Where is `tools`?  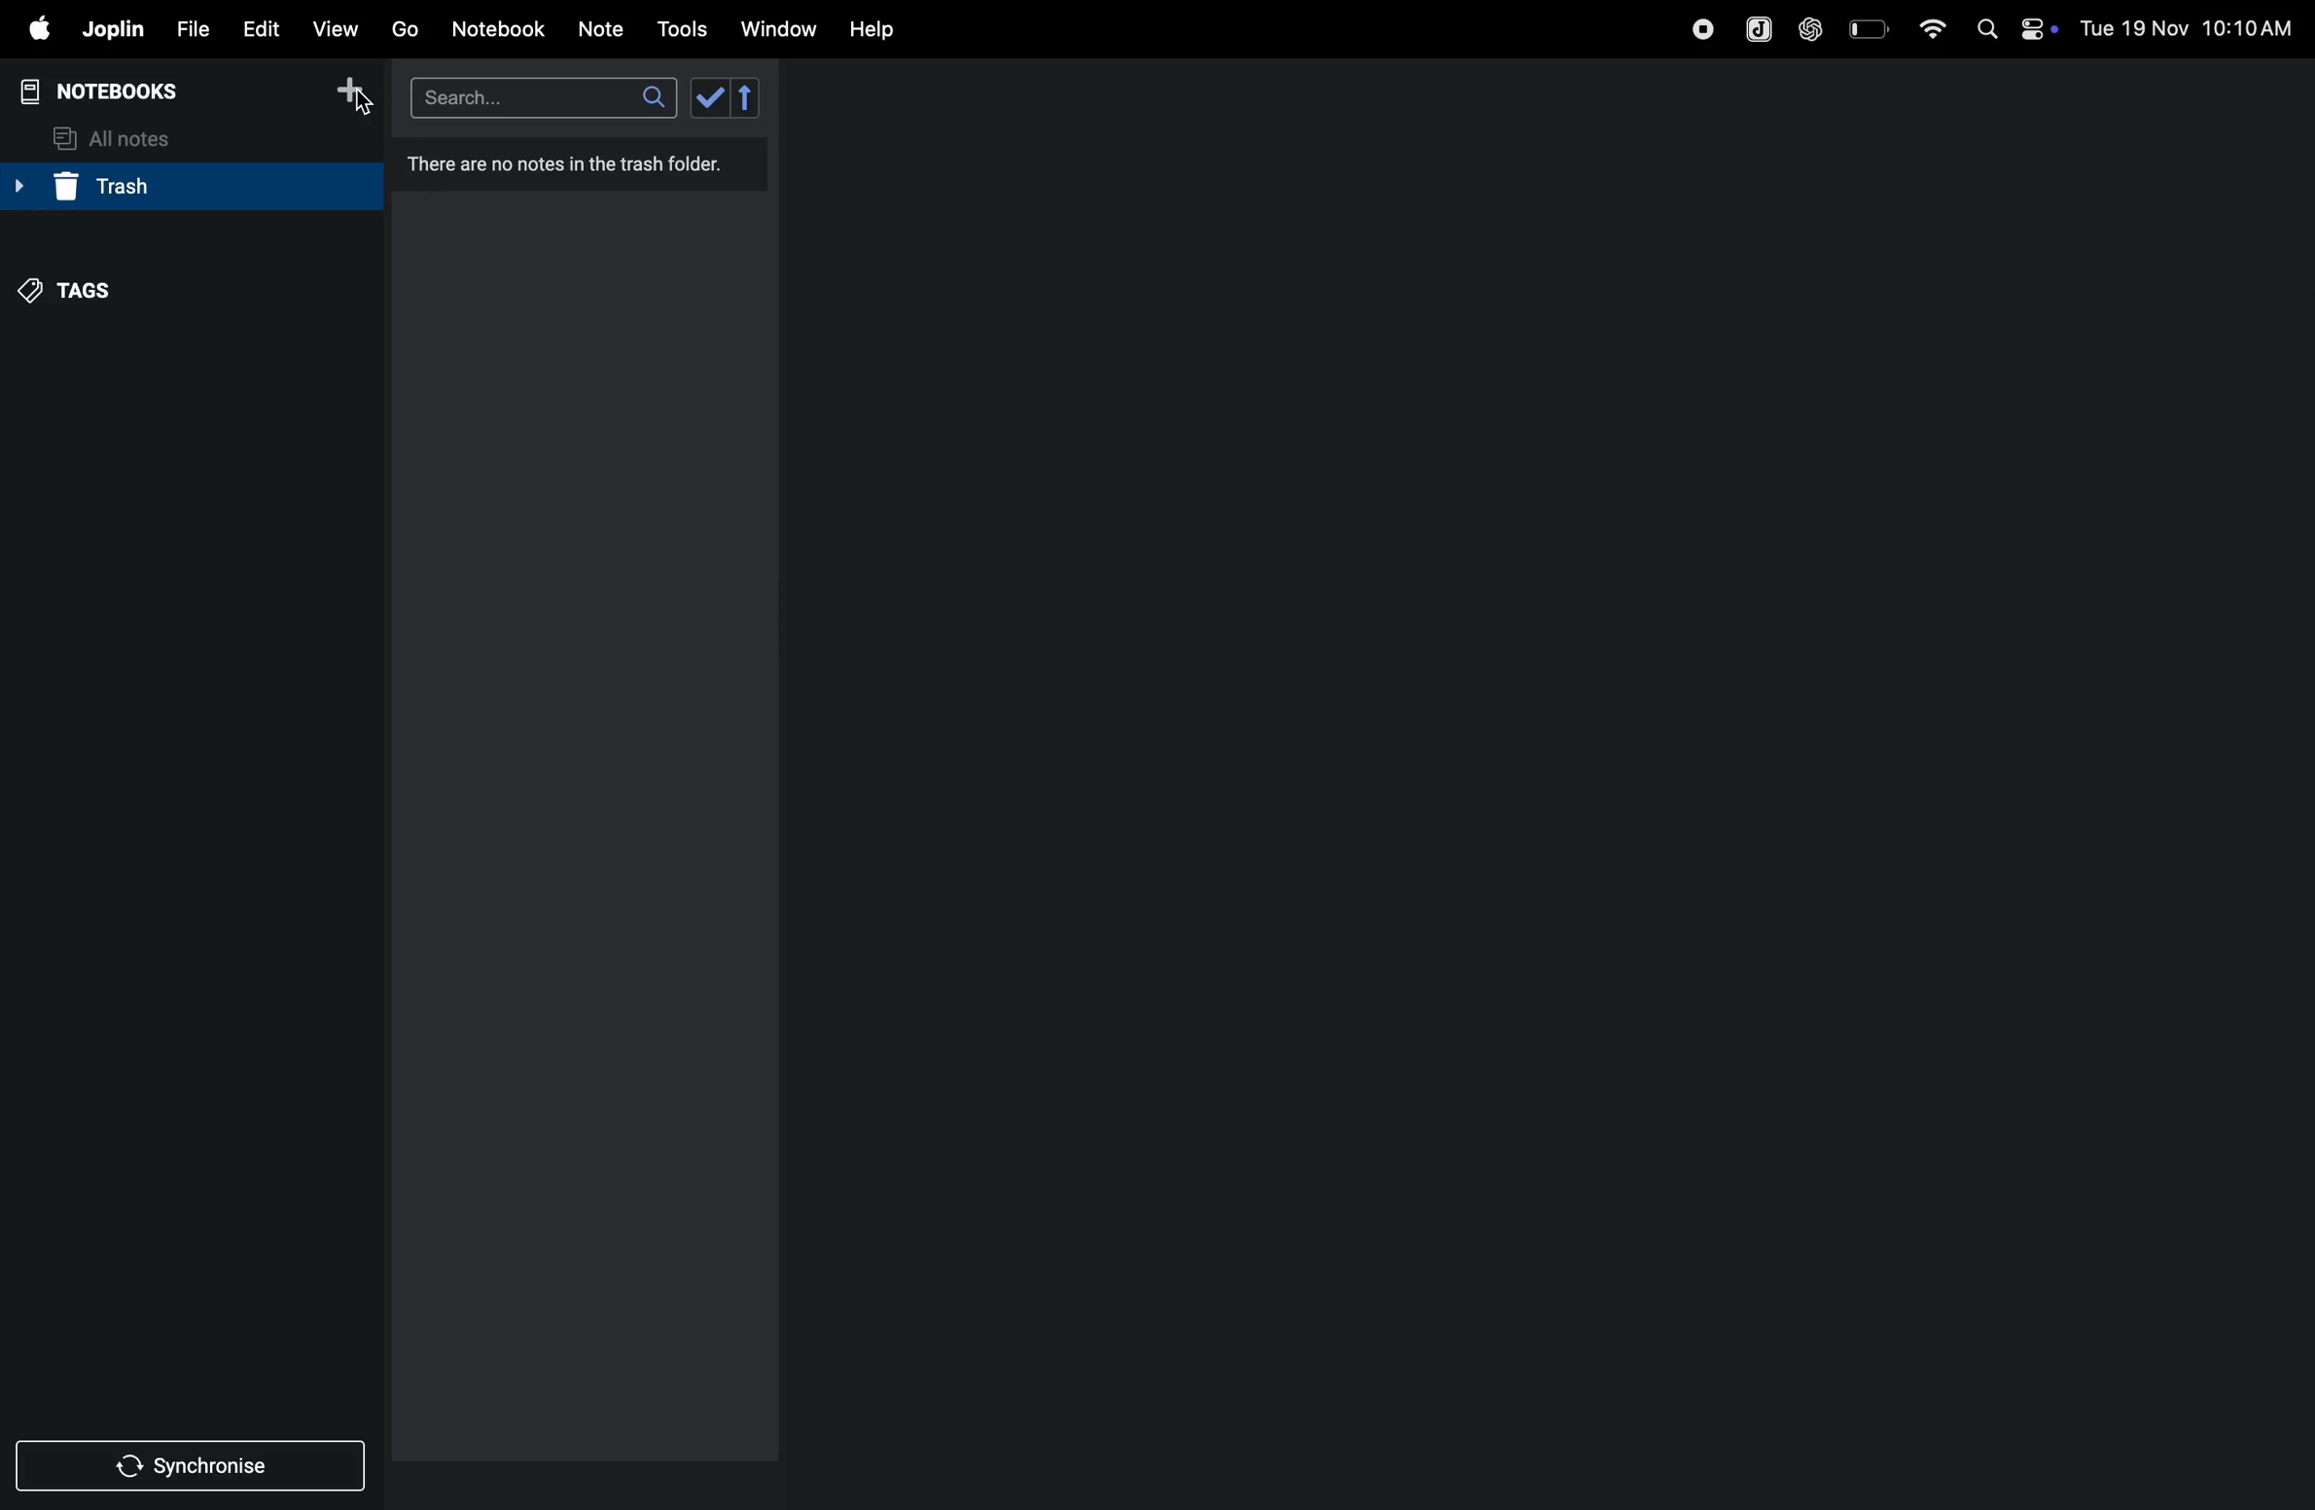 tools is located at coordinates (685, 29).